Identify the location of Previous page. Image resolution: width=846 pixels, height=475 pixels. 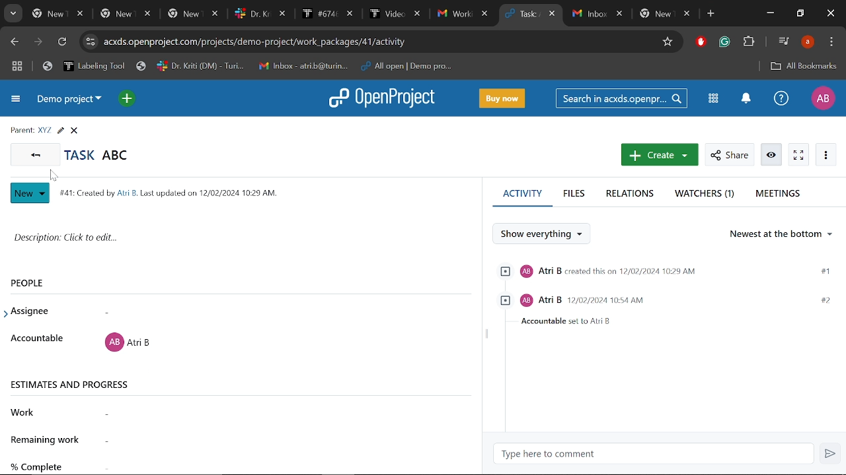
(15, 42).